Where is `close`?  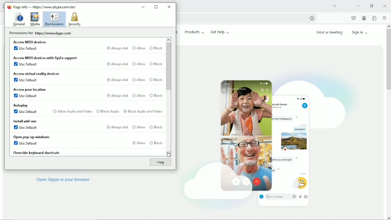
close is located at coordinates (385, 6).